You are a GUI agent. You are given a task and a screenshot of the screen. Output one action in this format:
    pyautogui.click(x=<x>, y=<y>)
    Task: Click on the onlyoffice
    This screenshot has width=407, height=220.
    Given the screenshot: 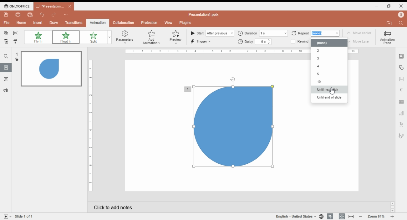 What is the action you would take?
    pyautogui.click(x=16, y=6)
    